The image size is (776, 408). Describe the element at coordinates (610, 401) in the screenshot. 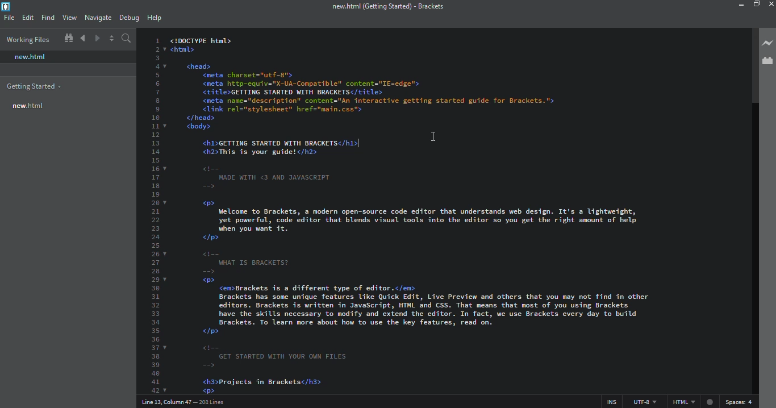

I see `ins` at that location.